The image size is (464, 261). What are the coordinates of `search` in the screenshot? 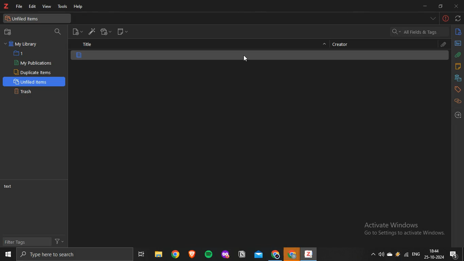 It's located at (72, 255).